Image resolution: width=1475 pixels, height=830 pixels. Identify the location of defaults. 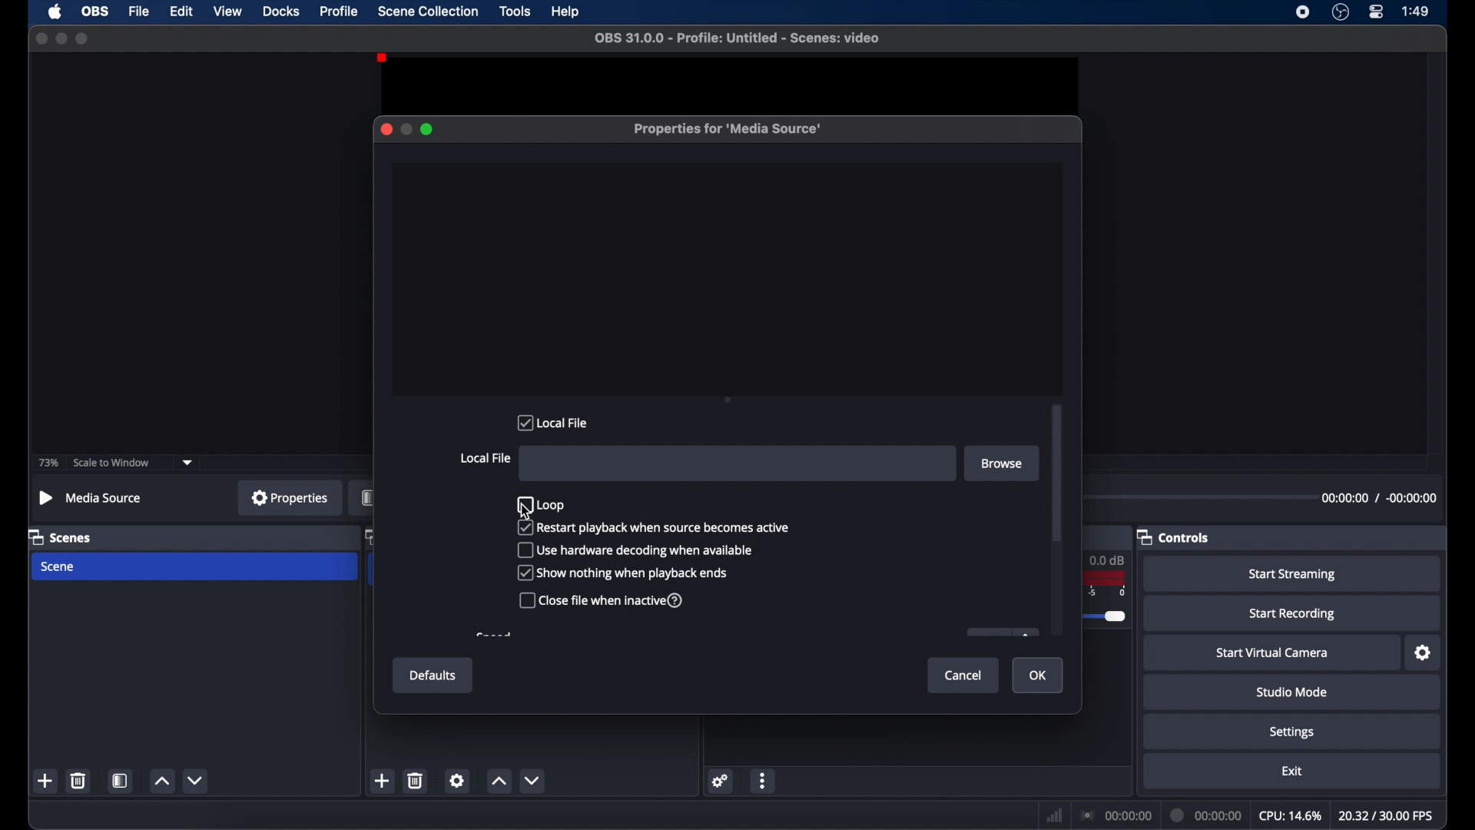
(433, 674).